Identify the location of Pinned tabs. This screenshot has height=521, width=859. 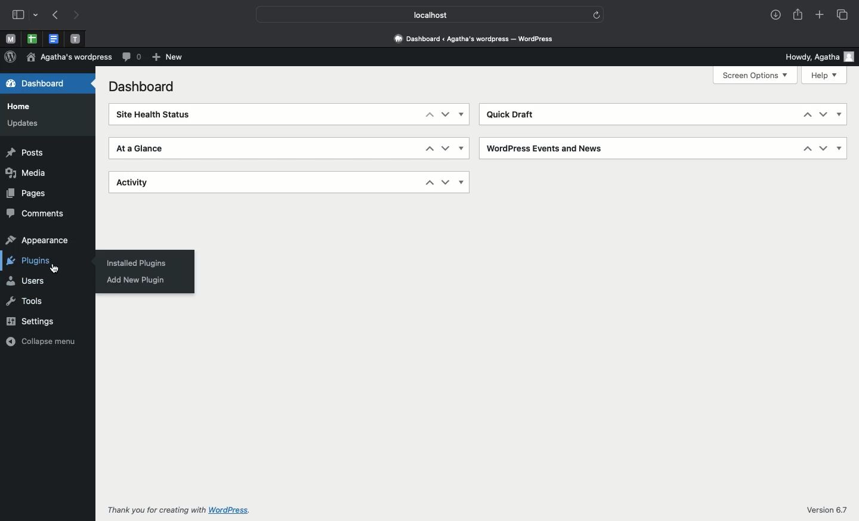
(11, 40).